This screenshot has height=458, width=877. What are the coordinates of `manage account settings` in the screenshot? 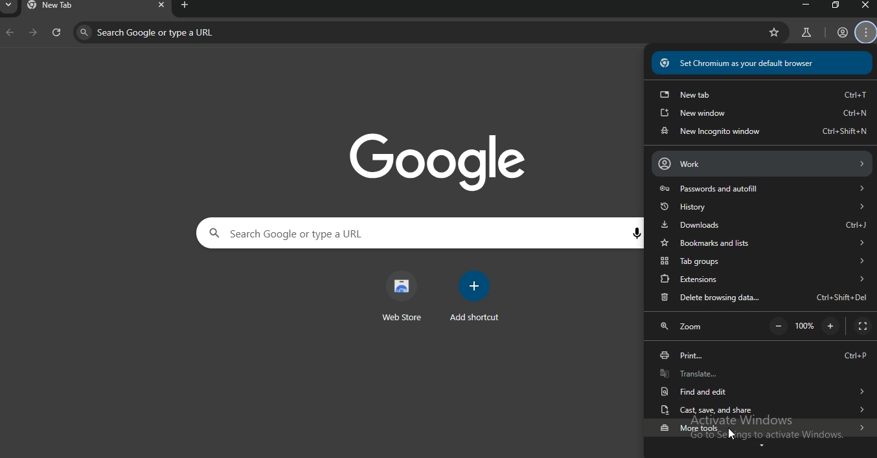 It's located at (867, 33).